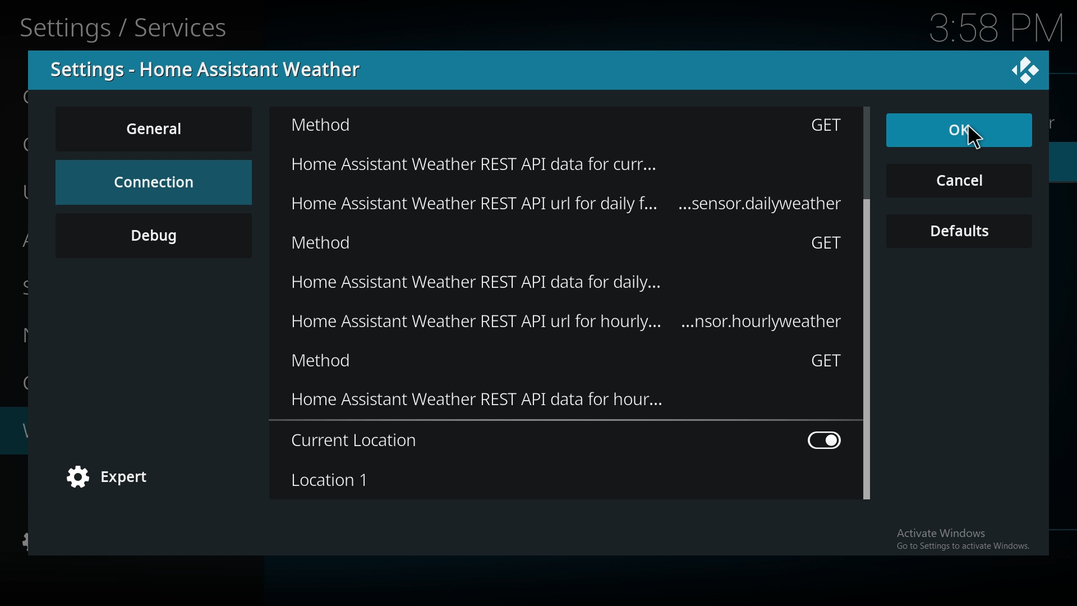  Describe the element at coordinates (115, 478) in the screenshot. I see `expert` at that location.